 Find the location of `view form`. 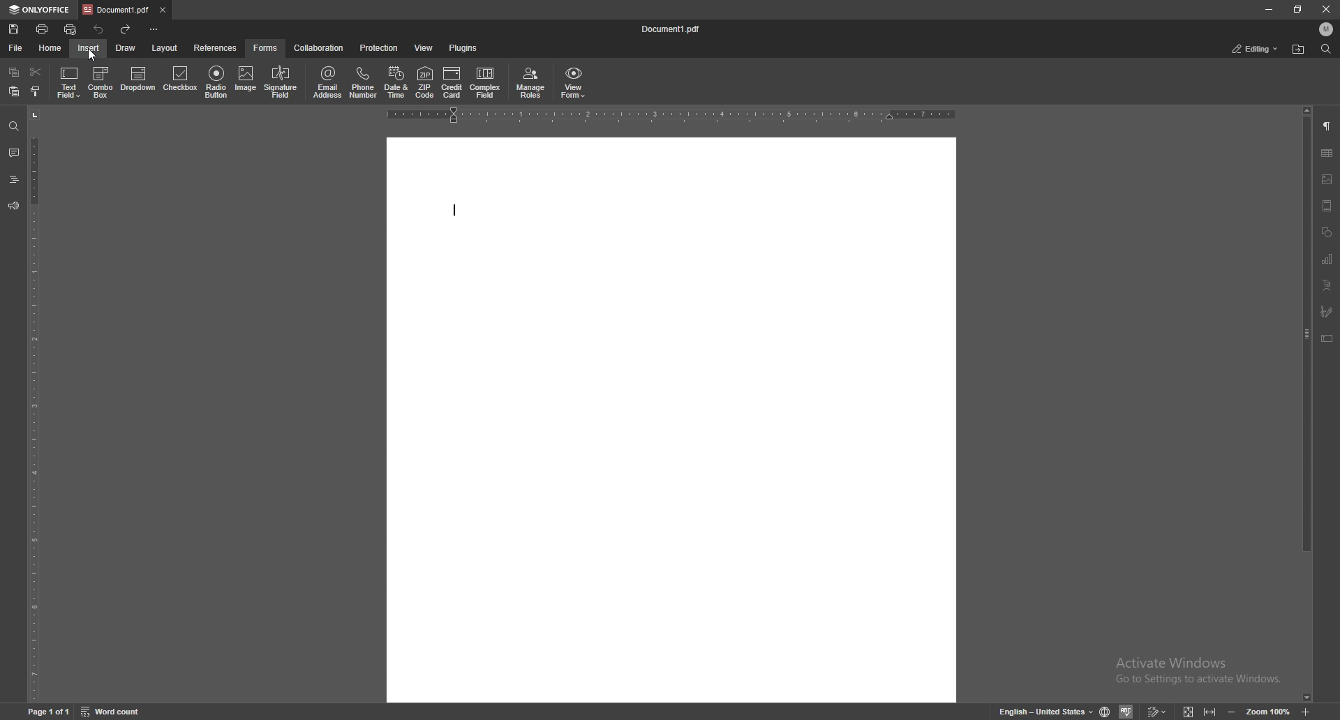

view form is located at coordinates (574, 83).